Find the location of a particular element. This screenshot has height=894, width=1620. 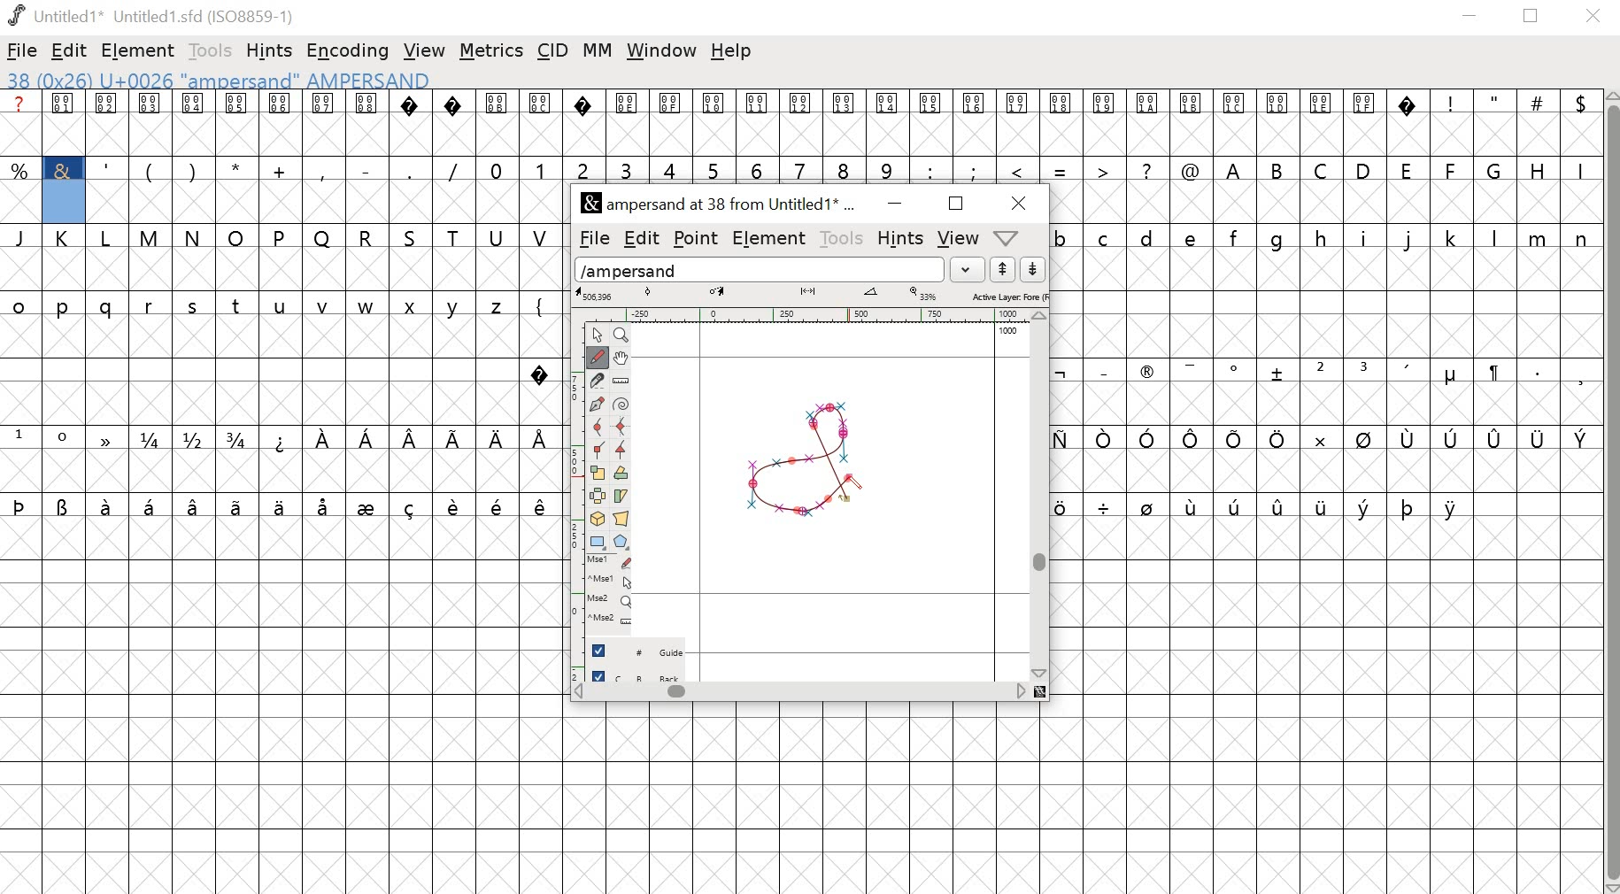

symbol is located at coordinates (109, 505).